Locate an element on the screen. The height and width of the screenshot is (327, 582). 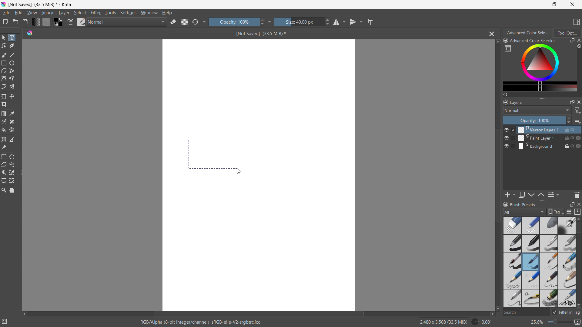
ellipse tool is located at coordinates (12, 63).